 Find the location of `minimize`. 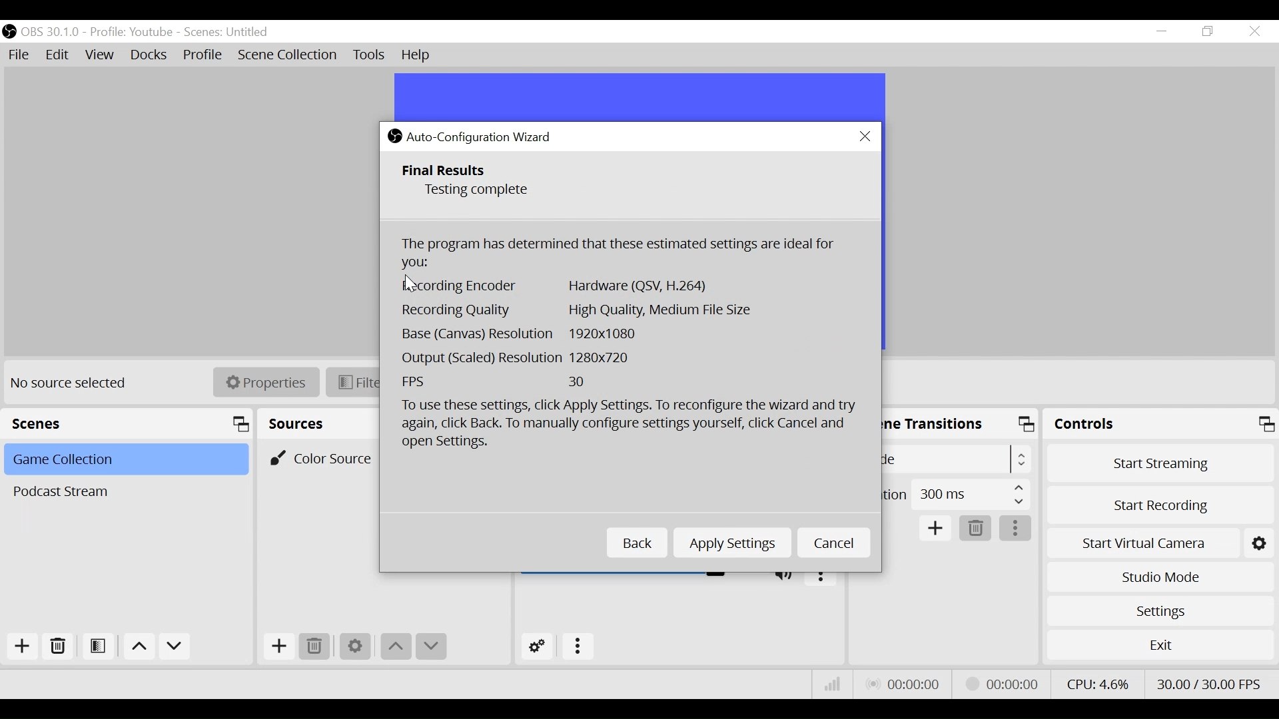

minimize is located at coordinates (1160, 31).